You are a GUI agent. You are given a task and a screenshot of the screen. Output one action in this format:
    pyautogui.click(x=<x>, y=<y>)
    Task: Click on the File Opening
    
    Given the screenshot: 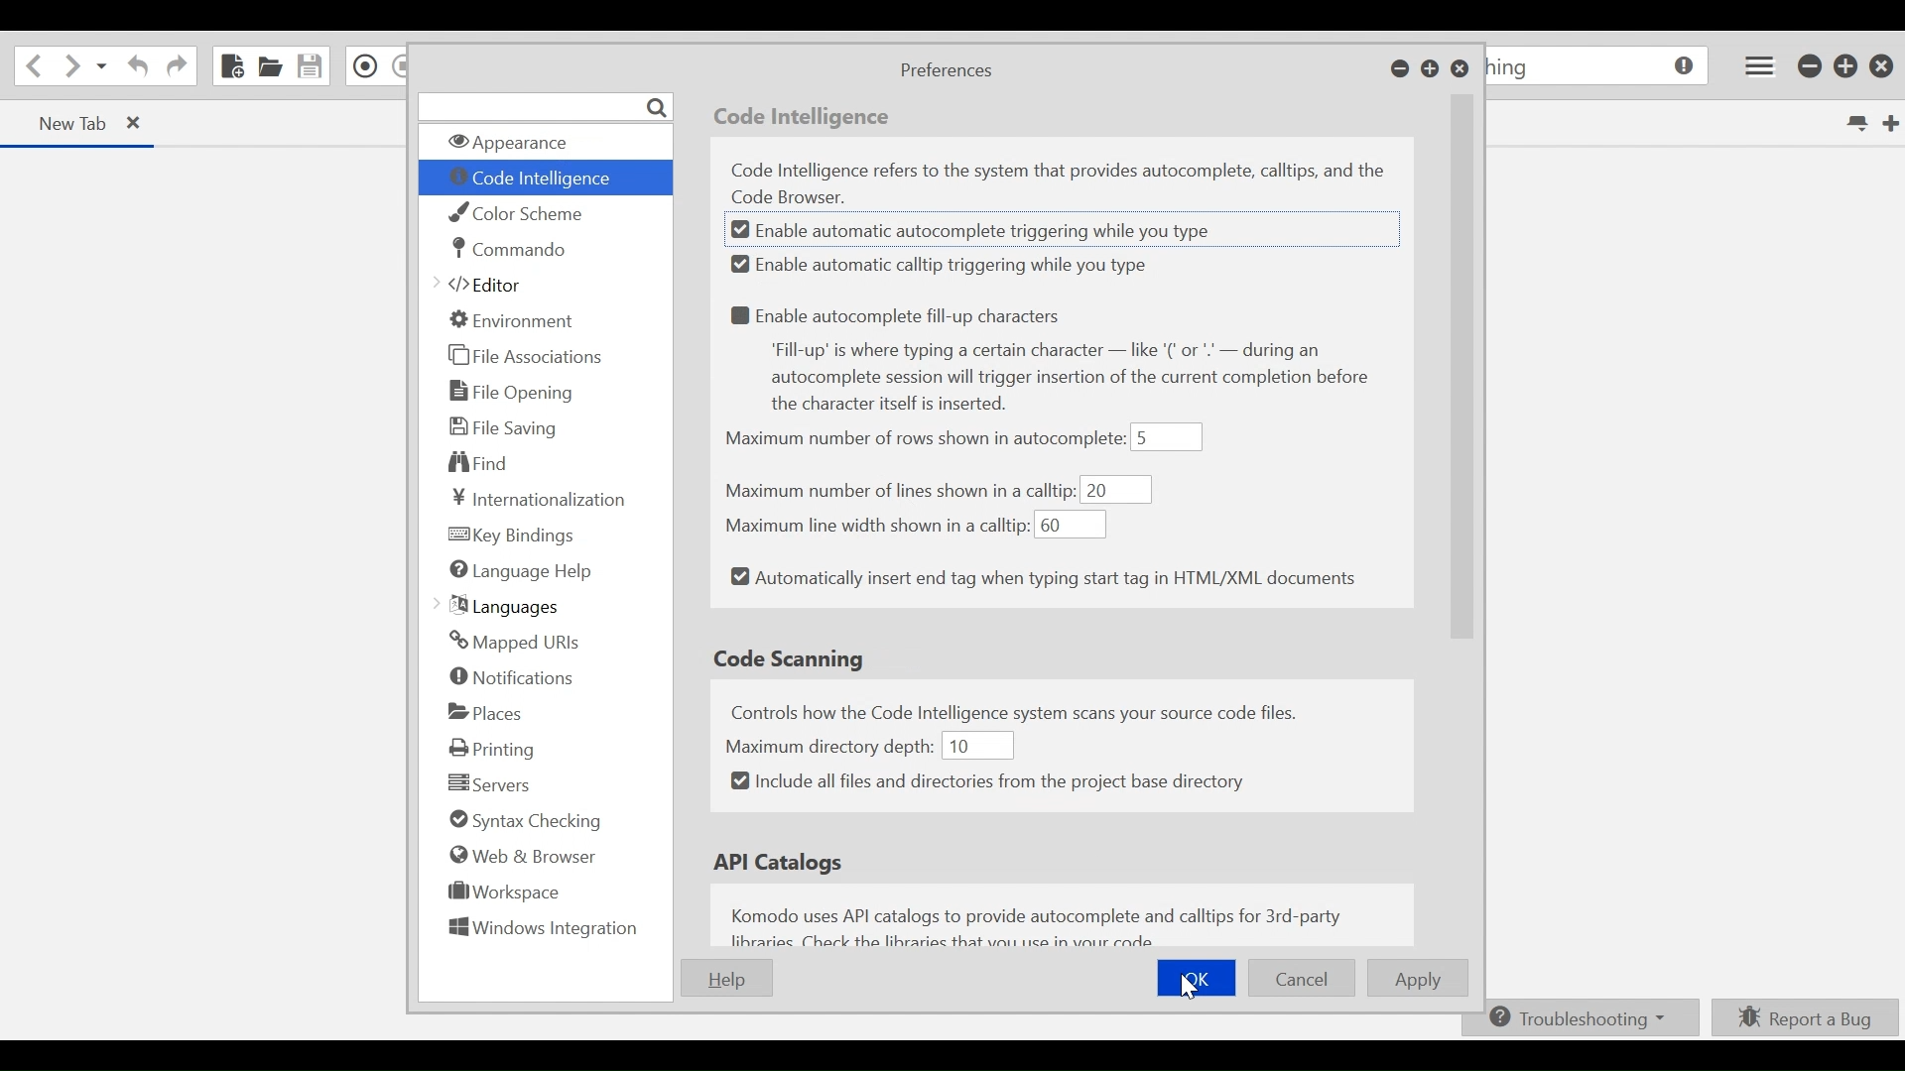 What is the action you would take?
    pyautogui.click(x=515, y=391)
    